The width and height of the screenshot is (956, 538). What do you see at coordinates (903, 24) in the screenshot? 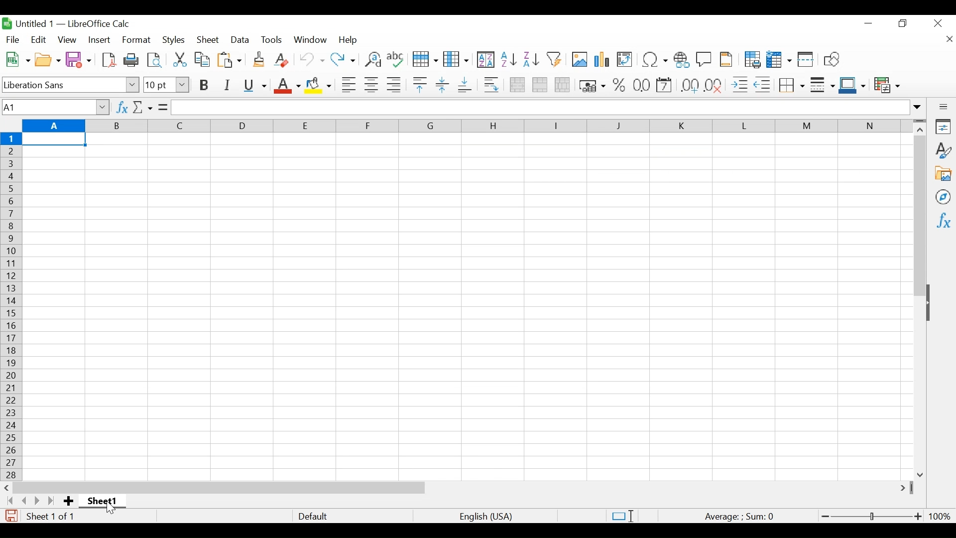
I see `Restore` at bounding box center [903, 24].